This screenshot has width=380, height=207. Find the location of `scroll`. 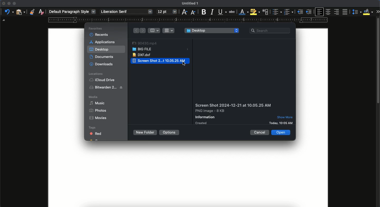

scroll is located at coordinates (378, 113).